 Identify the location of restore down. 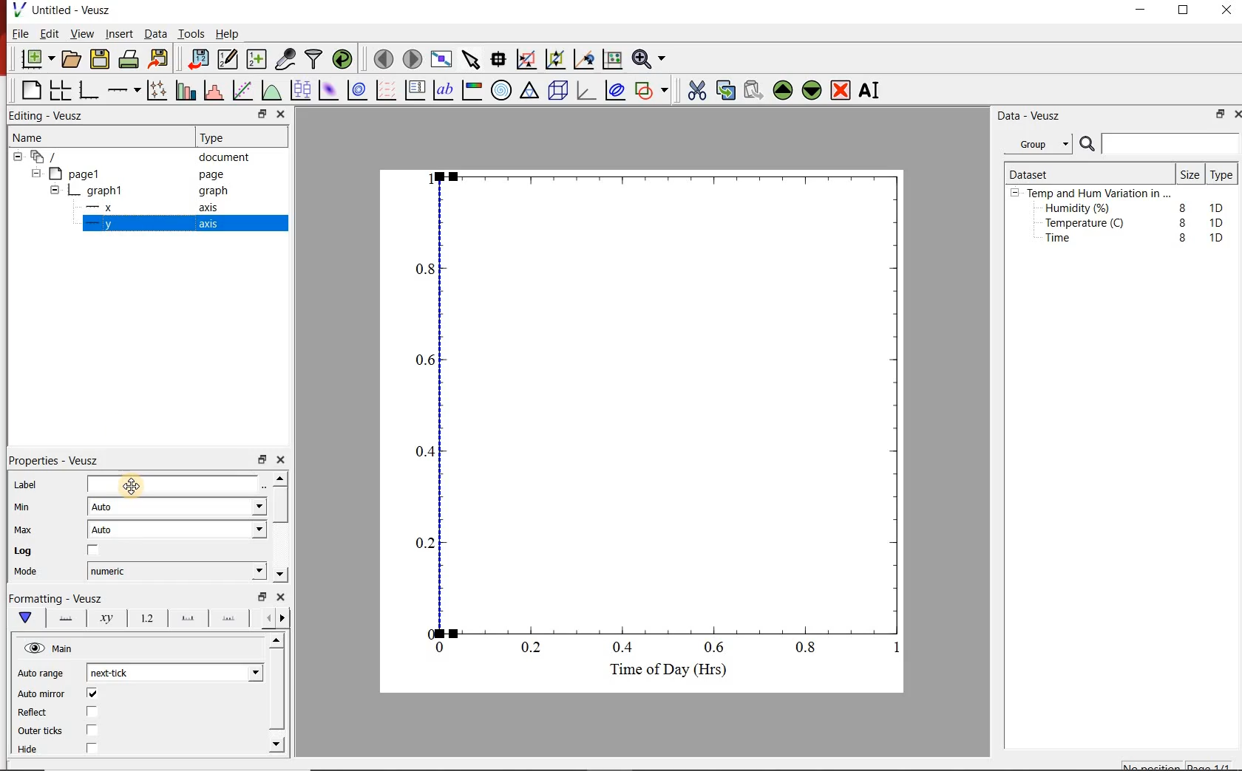
(253, 114).